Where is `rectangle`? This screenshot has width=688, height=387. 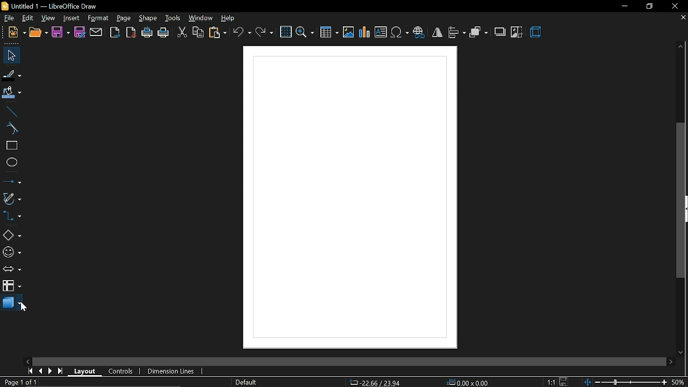
rectangle is located at coordinates (10, 145).